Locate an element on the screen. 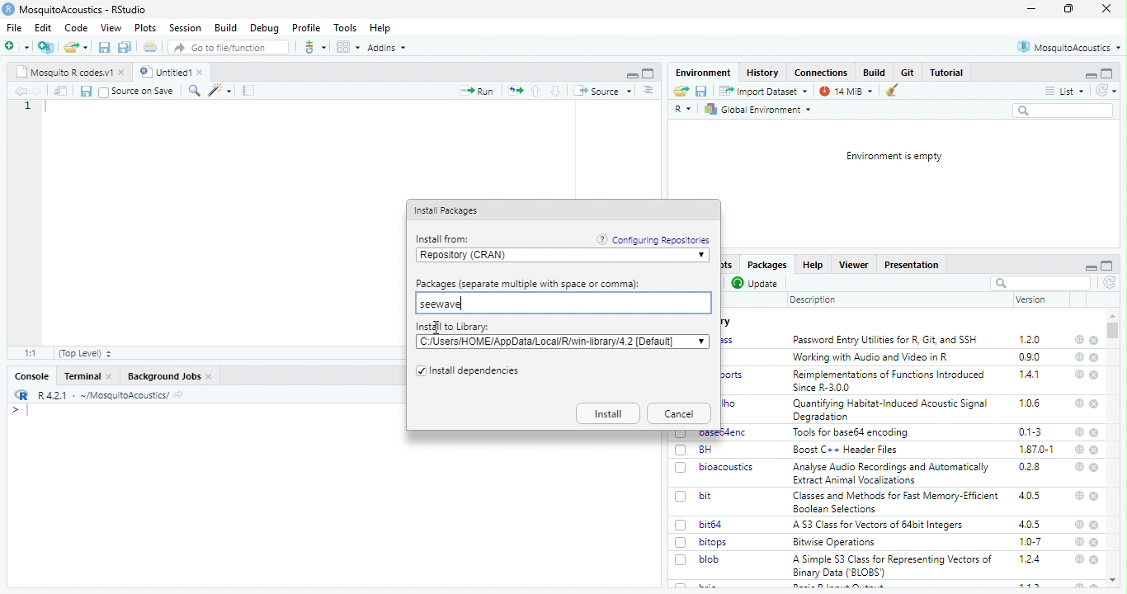  Repository (CRAN) is located at coordinates (556, 256).